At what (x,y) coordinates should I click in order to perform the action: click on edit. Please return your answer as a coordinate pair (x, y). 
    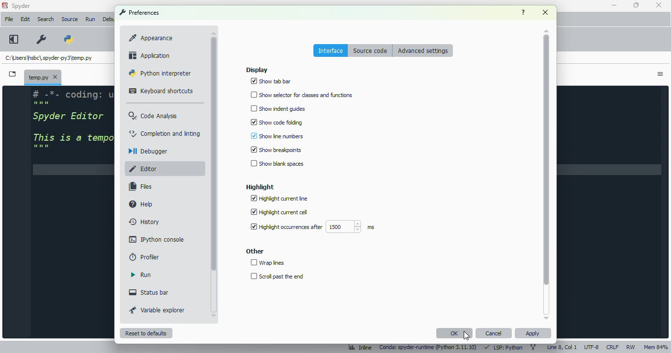
    Looking at the image, I should click on (25, 19).